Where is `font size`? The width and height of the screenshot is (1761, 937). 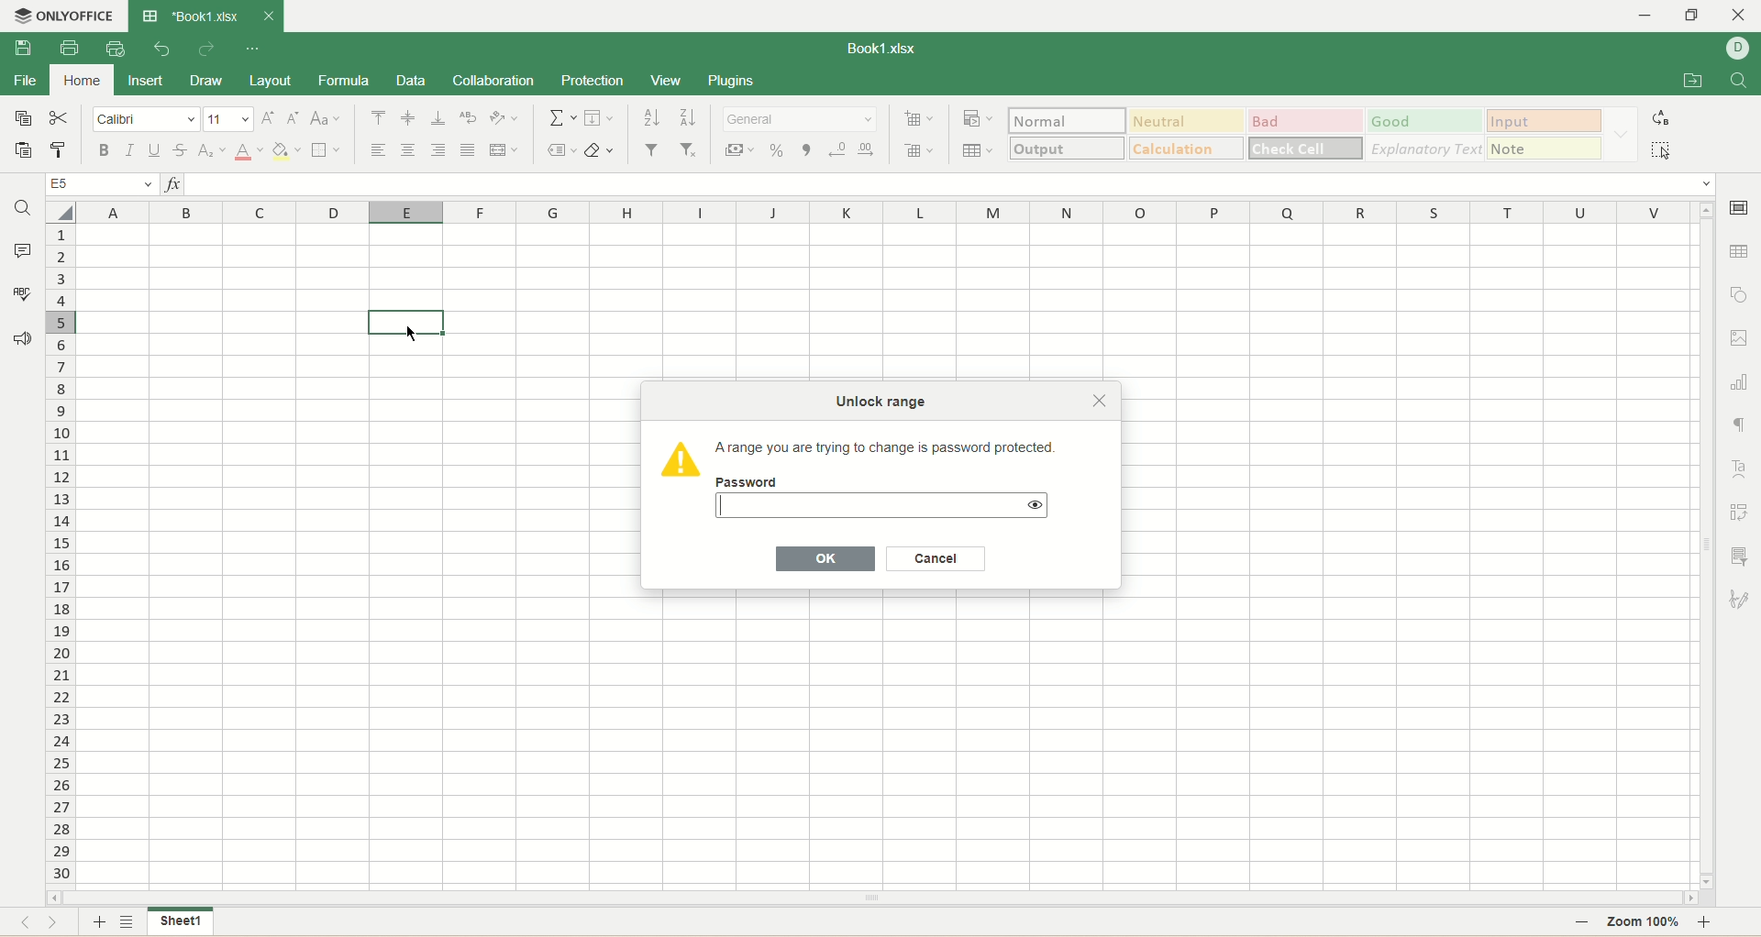 font size is located at coordinates (229, 119).